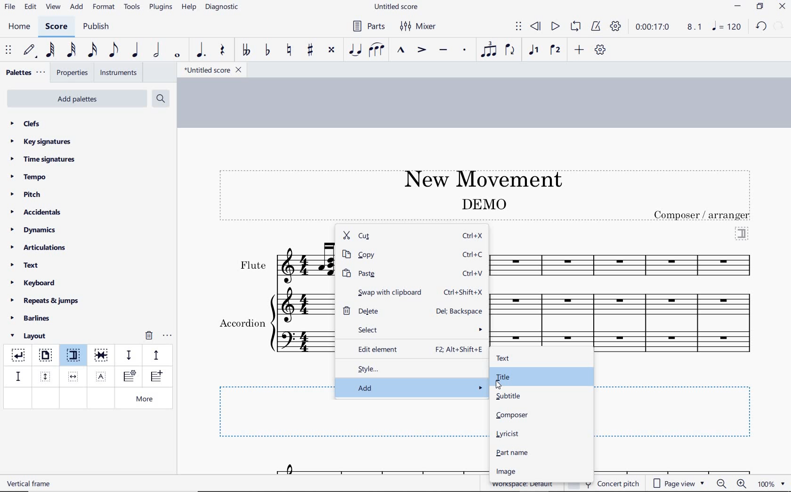 The width and height of the screenshot is (791, 492). I want to click on play, so click(554, 27).